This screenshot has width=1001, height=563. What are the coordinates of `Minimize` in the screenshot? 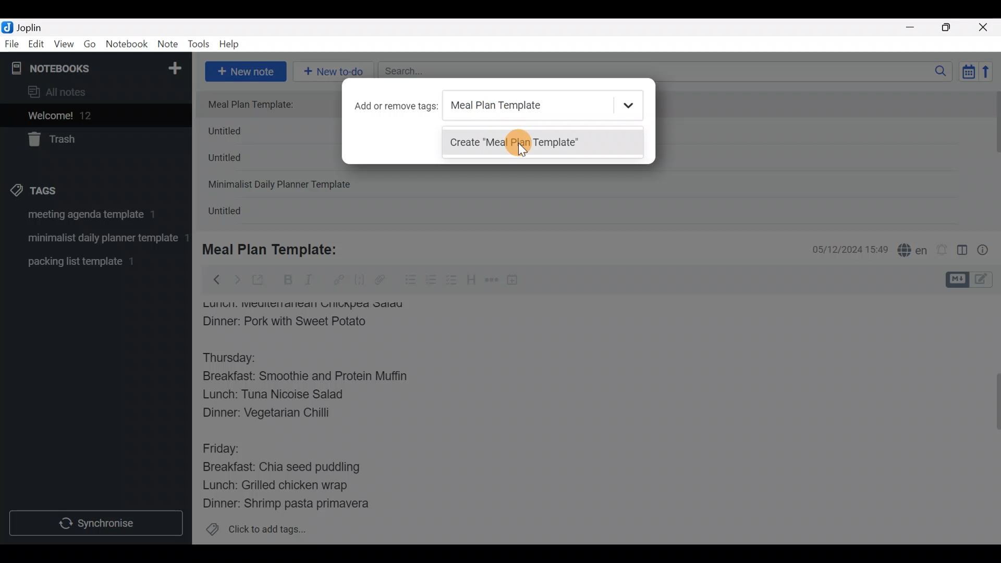 It's located at (916, 26).